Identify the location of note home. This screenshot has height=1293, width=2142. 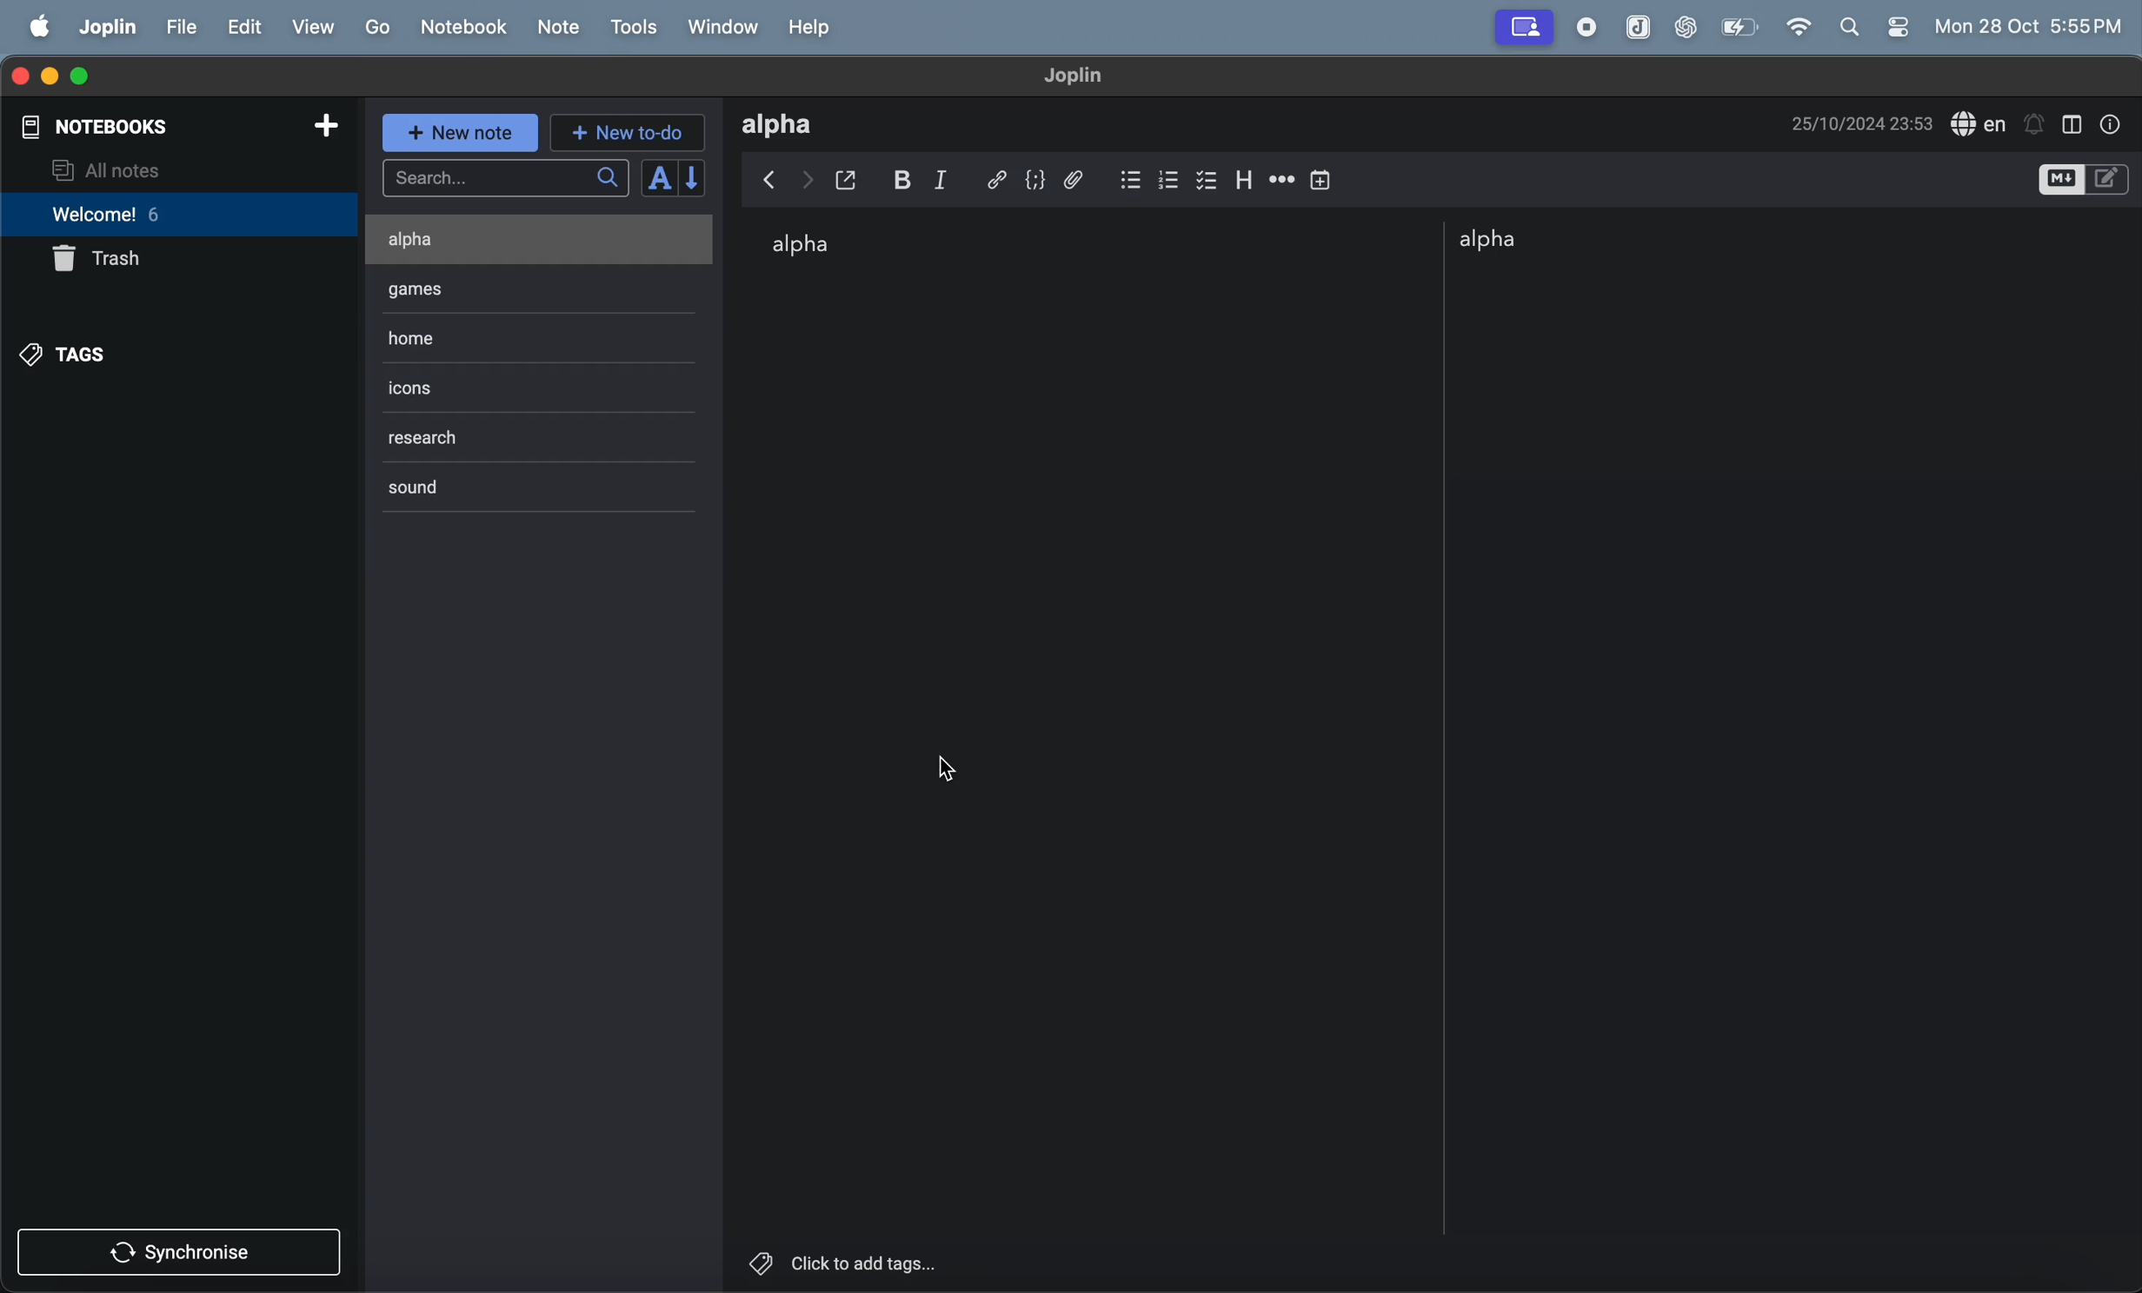
(509, 339).